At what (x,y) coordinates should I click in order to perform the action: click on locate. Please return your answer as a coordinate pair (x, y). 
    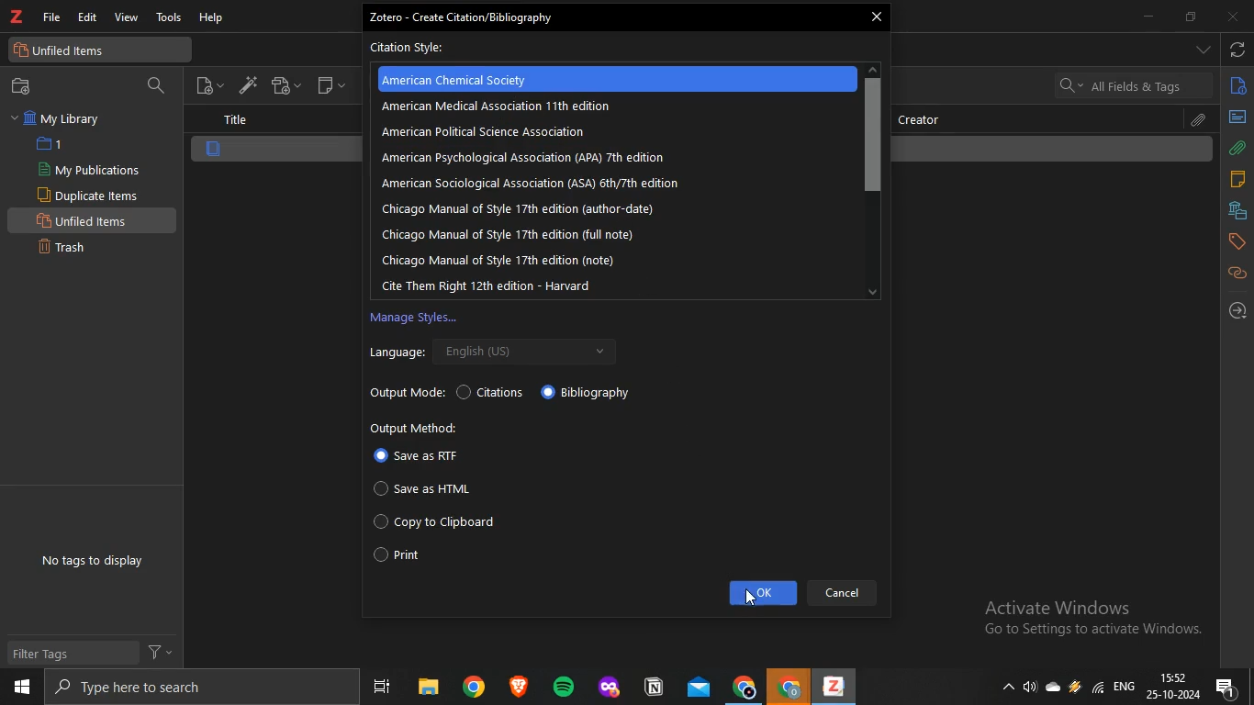
    Looking at the image, I should click on (1237, 310).